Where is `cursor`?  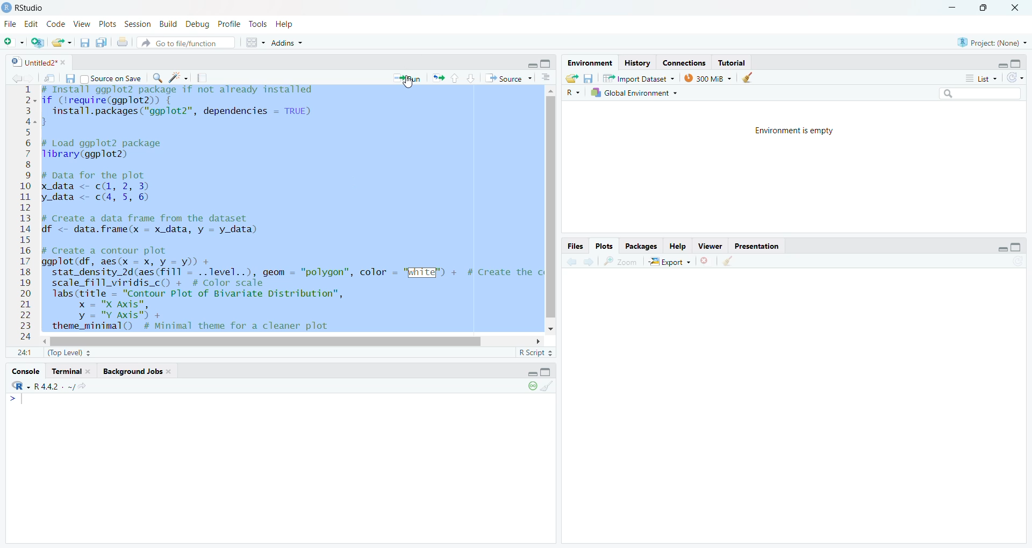 cursor is located at coordinates (409, 84).